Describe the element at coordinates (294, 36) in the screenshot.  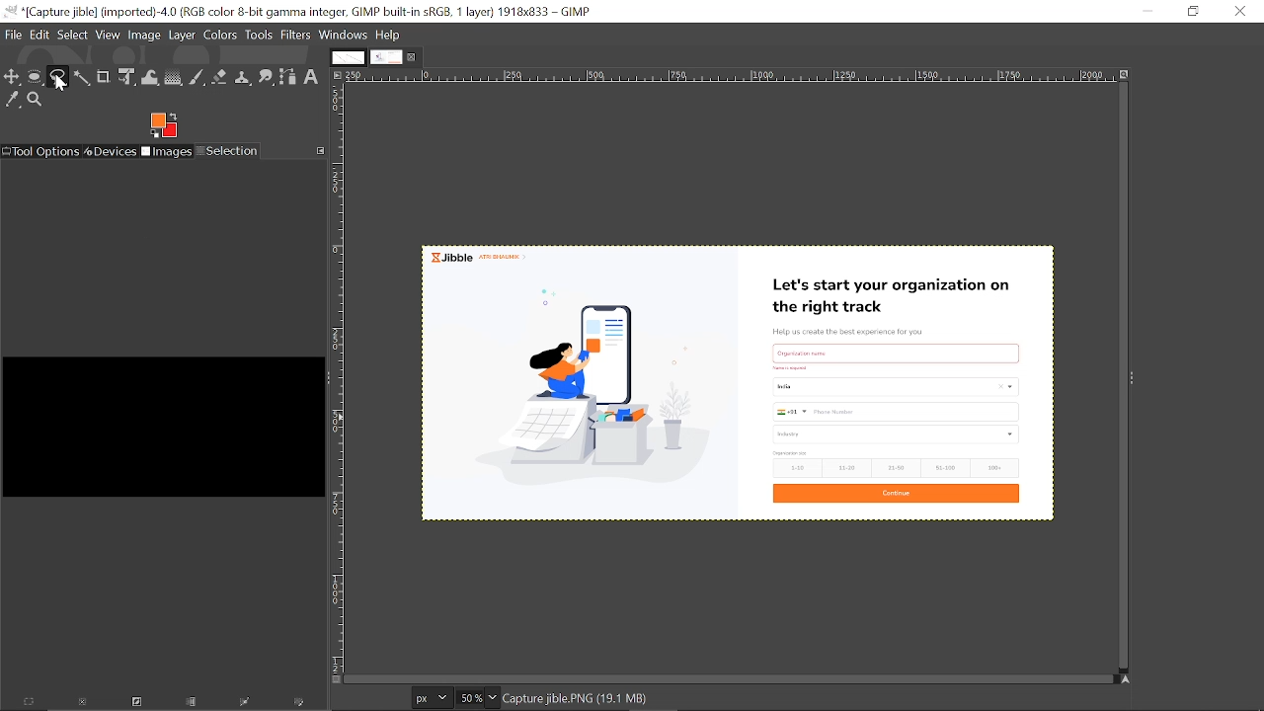
I see `Filters` at that location.